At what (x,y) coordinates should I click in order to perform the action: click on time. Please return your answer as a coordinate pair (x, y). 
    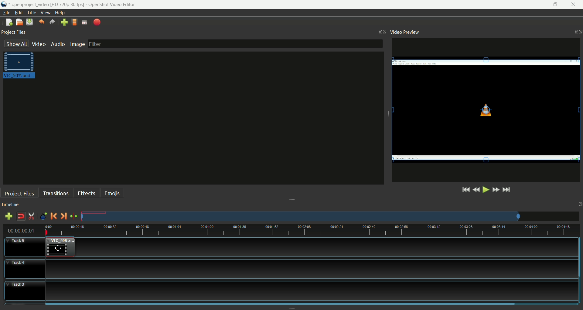
    Looking at the image, I should click on (23, 231).